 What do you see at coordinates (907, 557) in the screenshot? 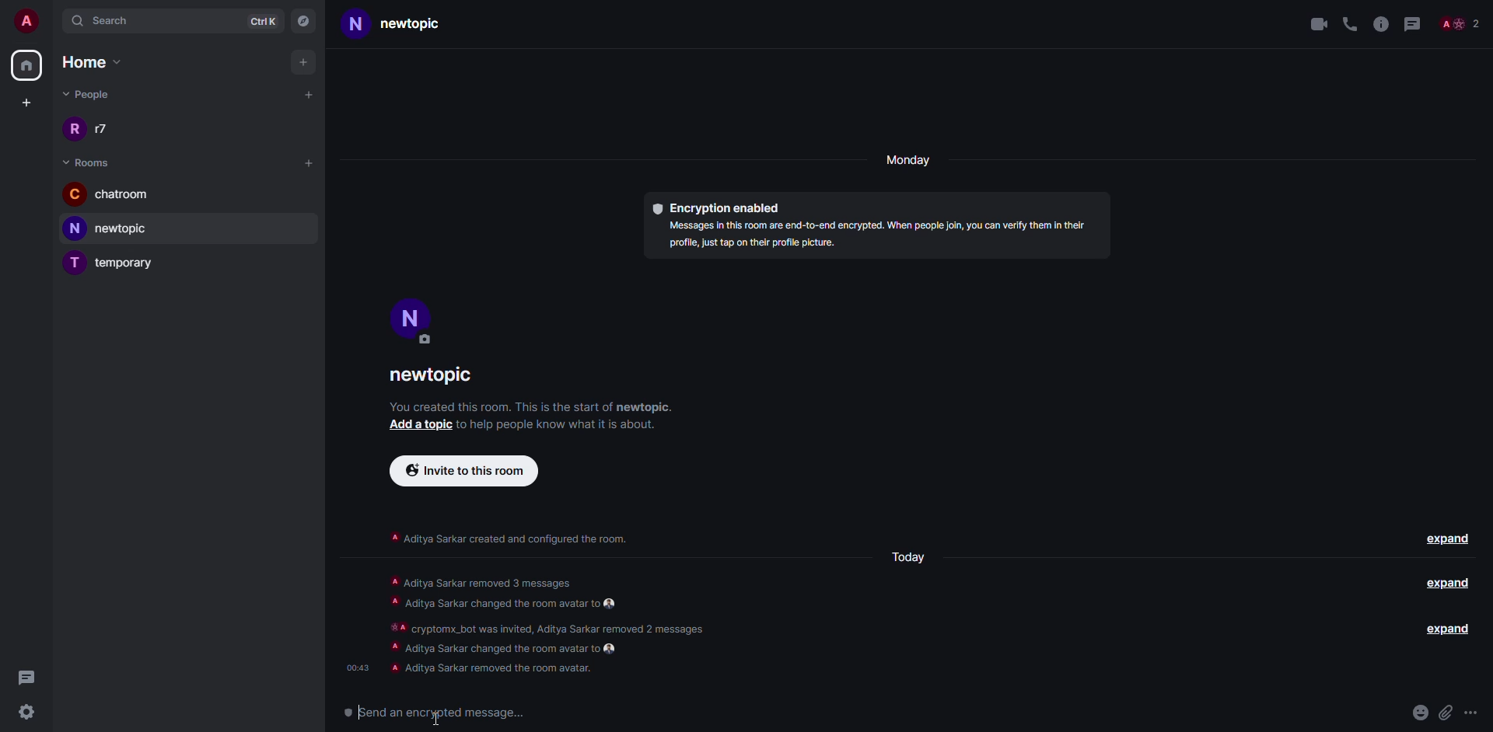
I see `Today` at bounding box center [907, 557].